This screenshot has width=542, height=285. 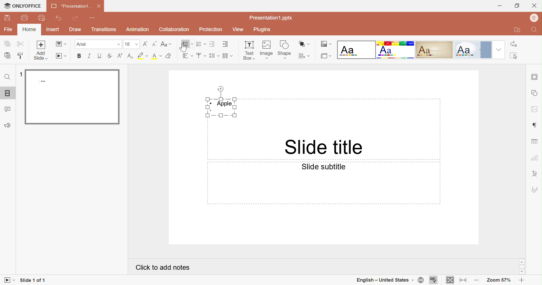 I want to click on Drop Down, so click(x=119, y=45).